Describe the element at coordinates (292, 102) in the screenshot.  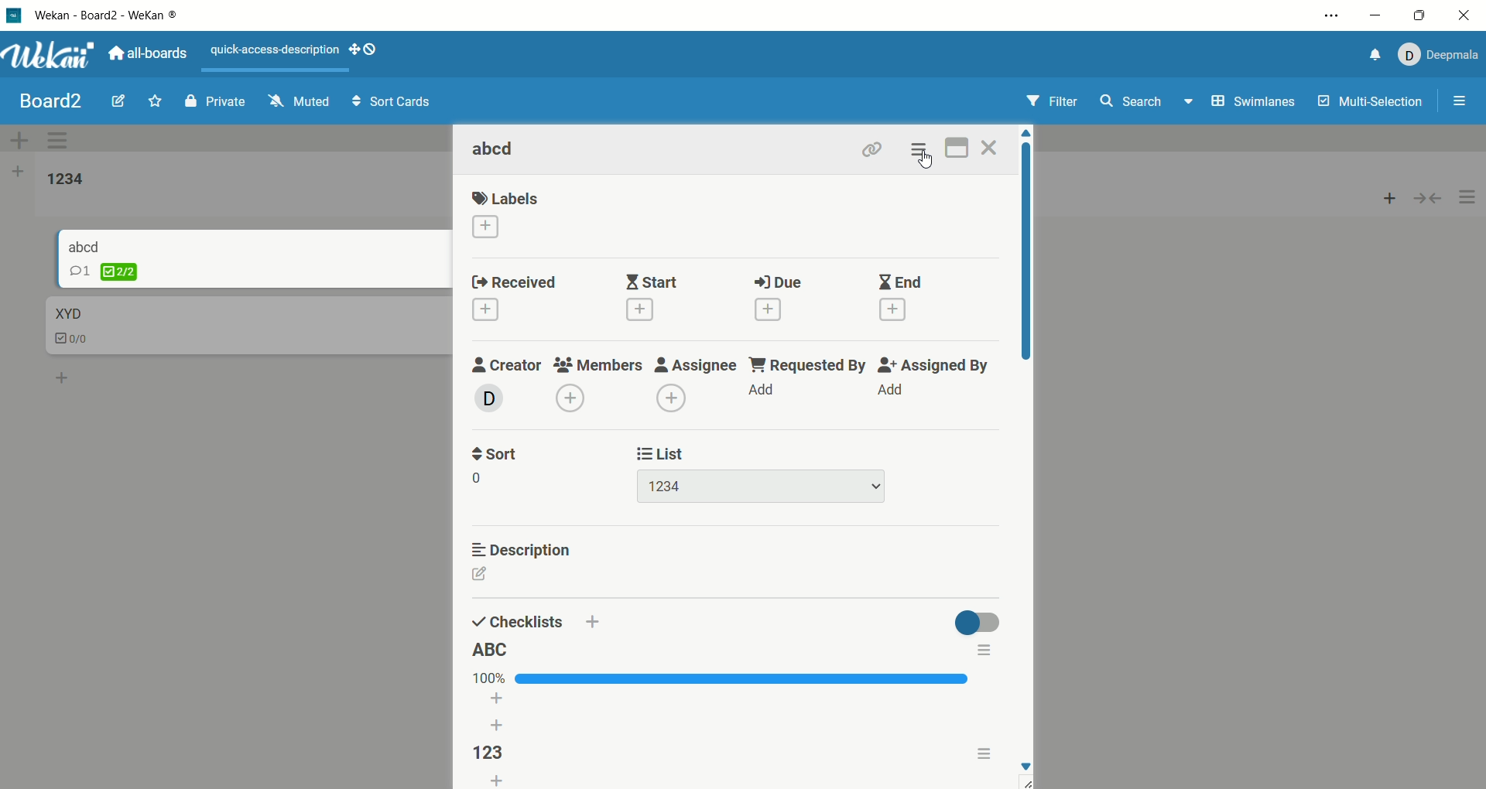
I see `muted` at that location.